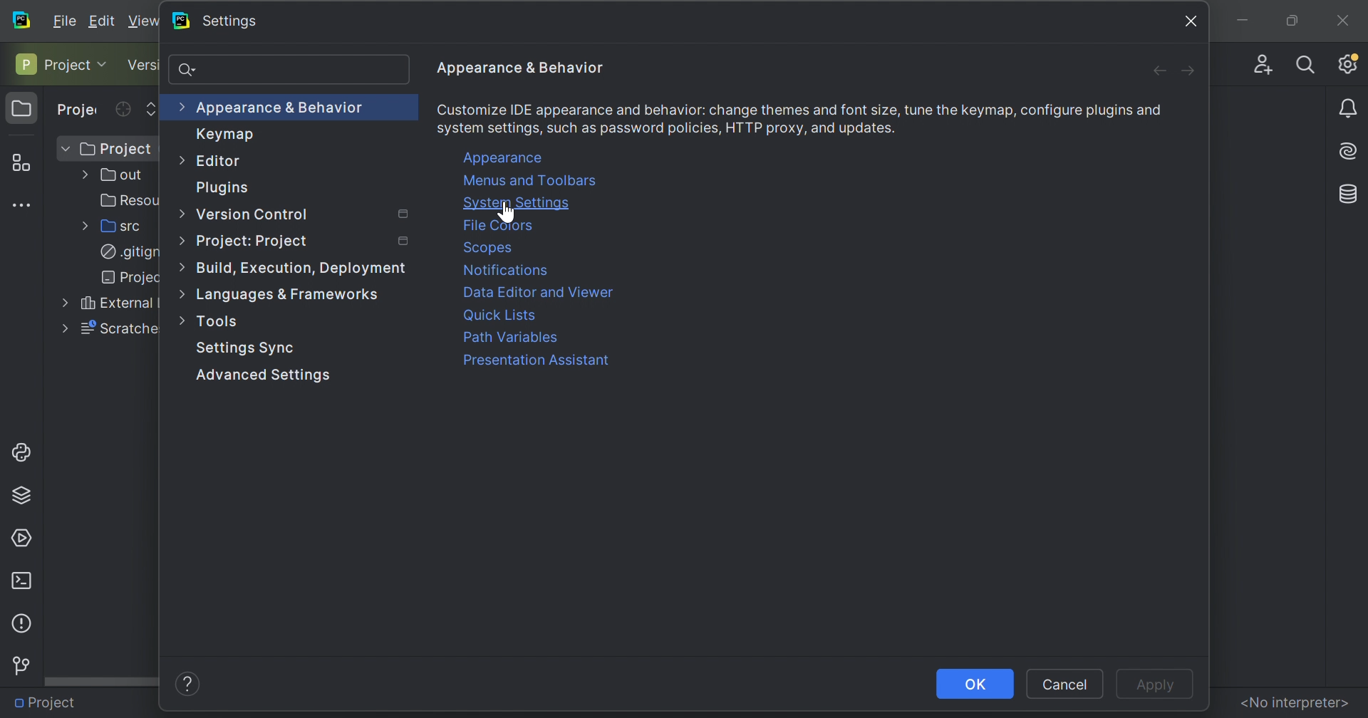 Image resolution: width=1368 pixels, height=718 pixels. Describe the element at coordinates (20, 666) in the screenshot. I see `Version control` at that location.